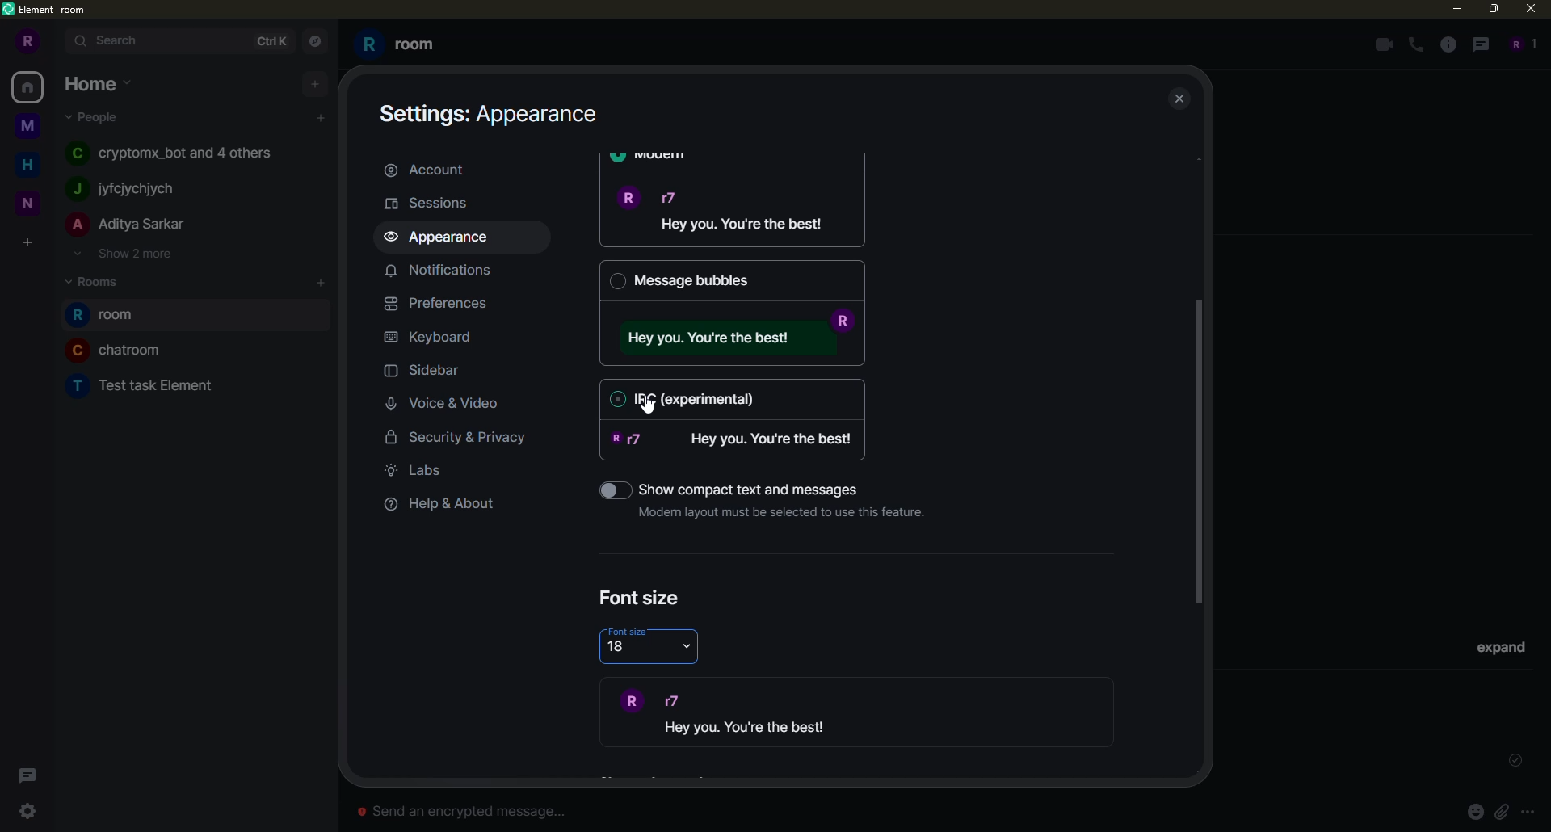  Describe the element at coordinates (397, 44) in the screenshot. I see `room` at that location.